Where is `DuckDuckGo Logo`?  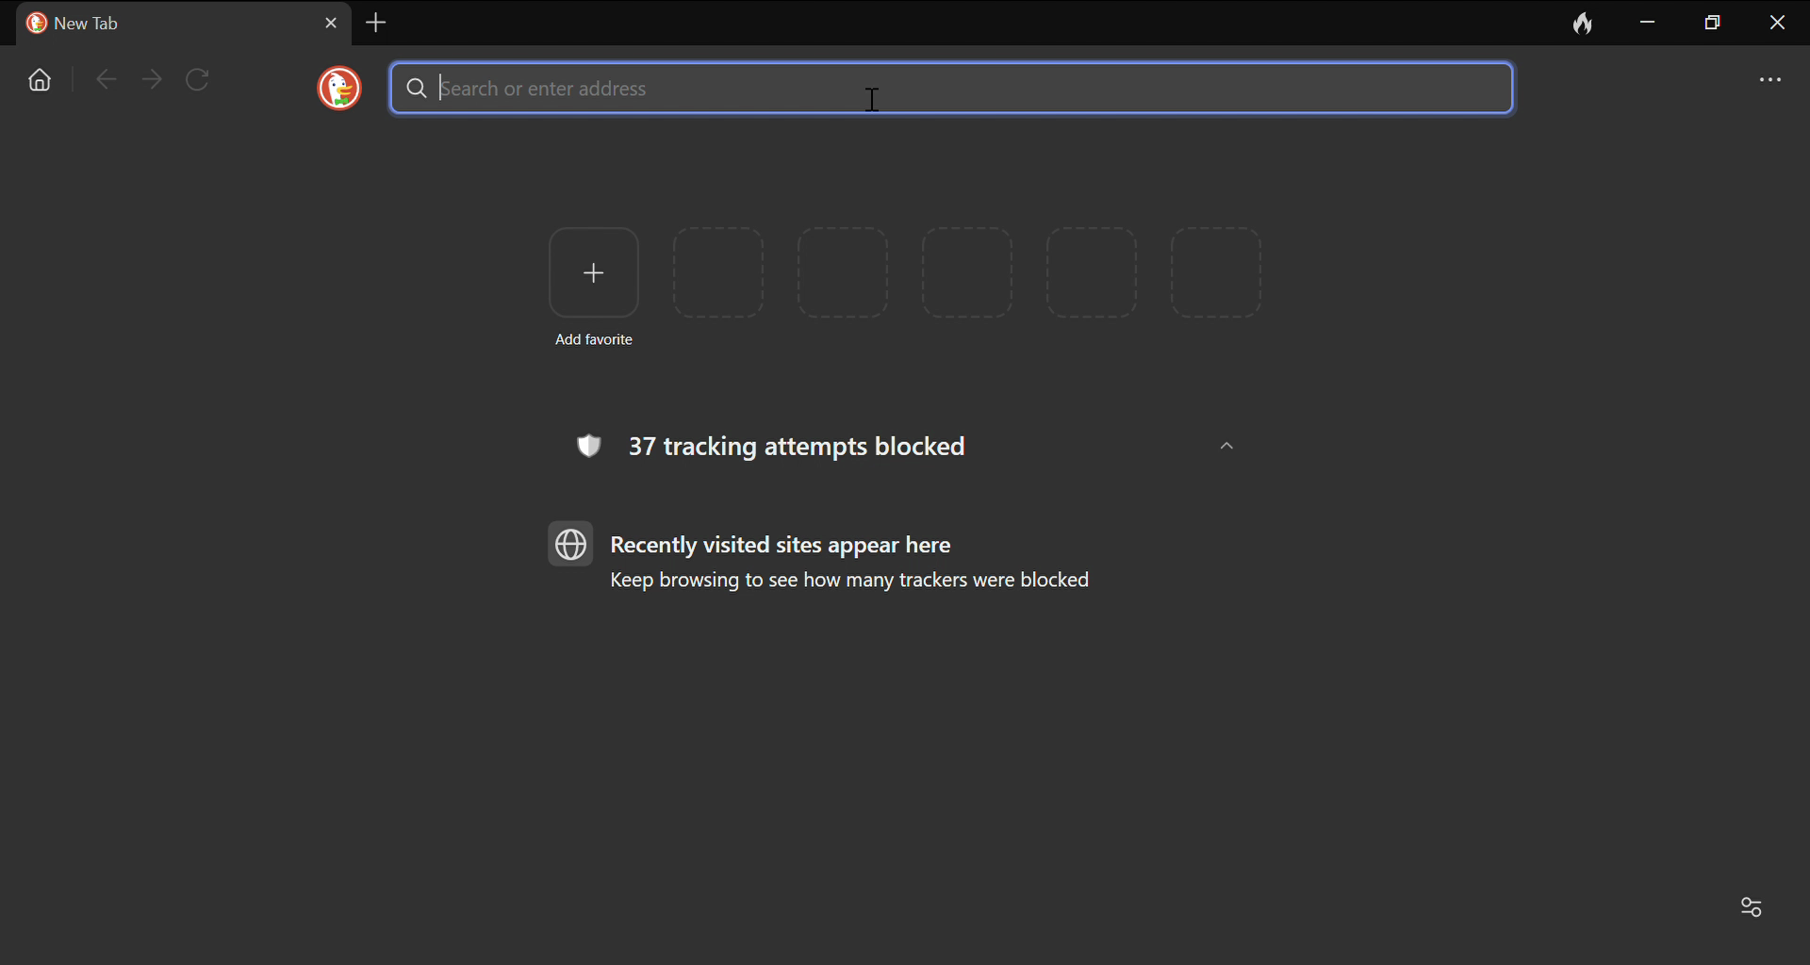
DuckDuckGo Logo is located at coordinates (340, 88).